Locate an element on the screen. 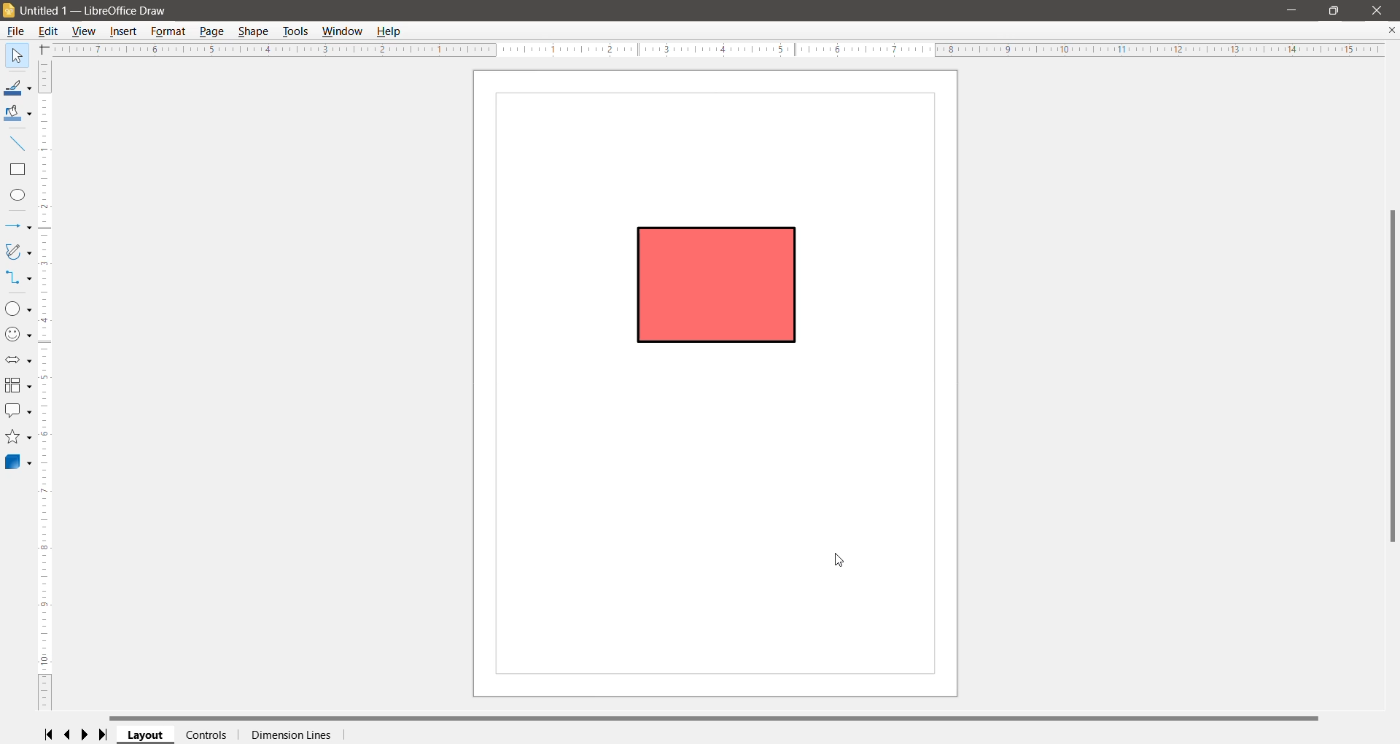 The height and width of the screenshot is (744, 1400). Callout Shapes is located at coordinates (18, 411).